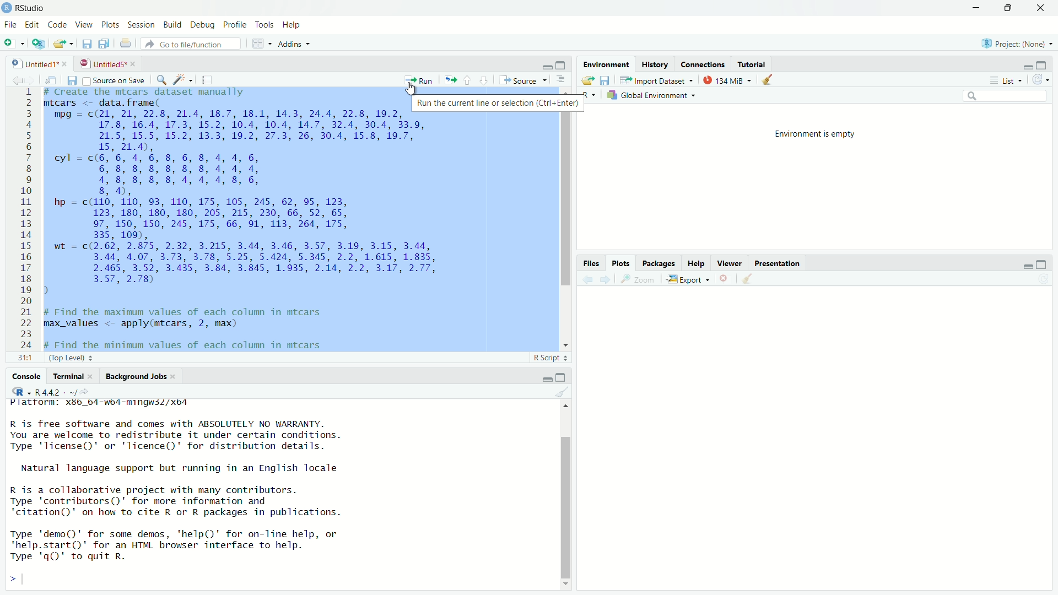 The width and height of the screenshot is (1058, 595). I want to click on Help, so click(693, 262).